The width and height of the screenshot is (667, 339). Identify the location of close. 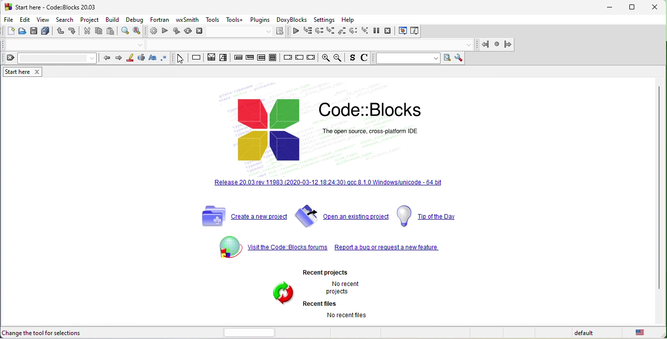
(37, 72).